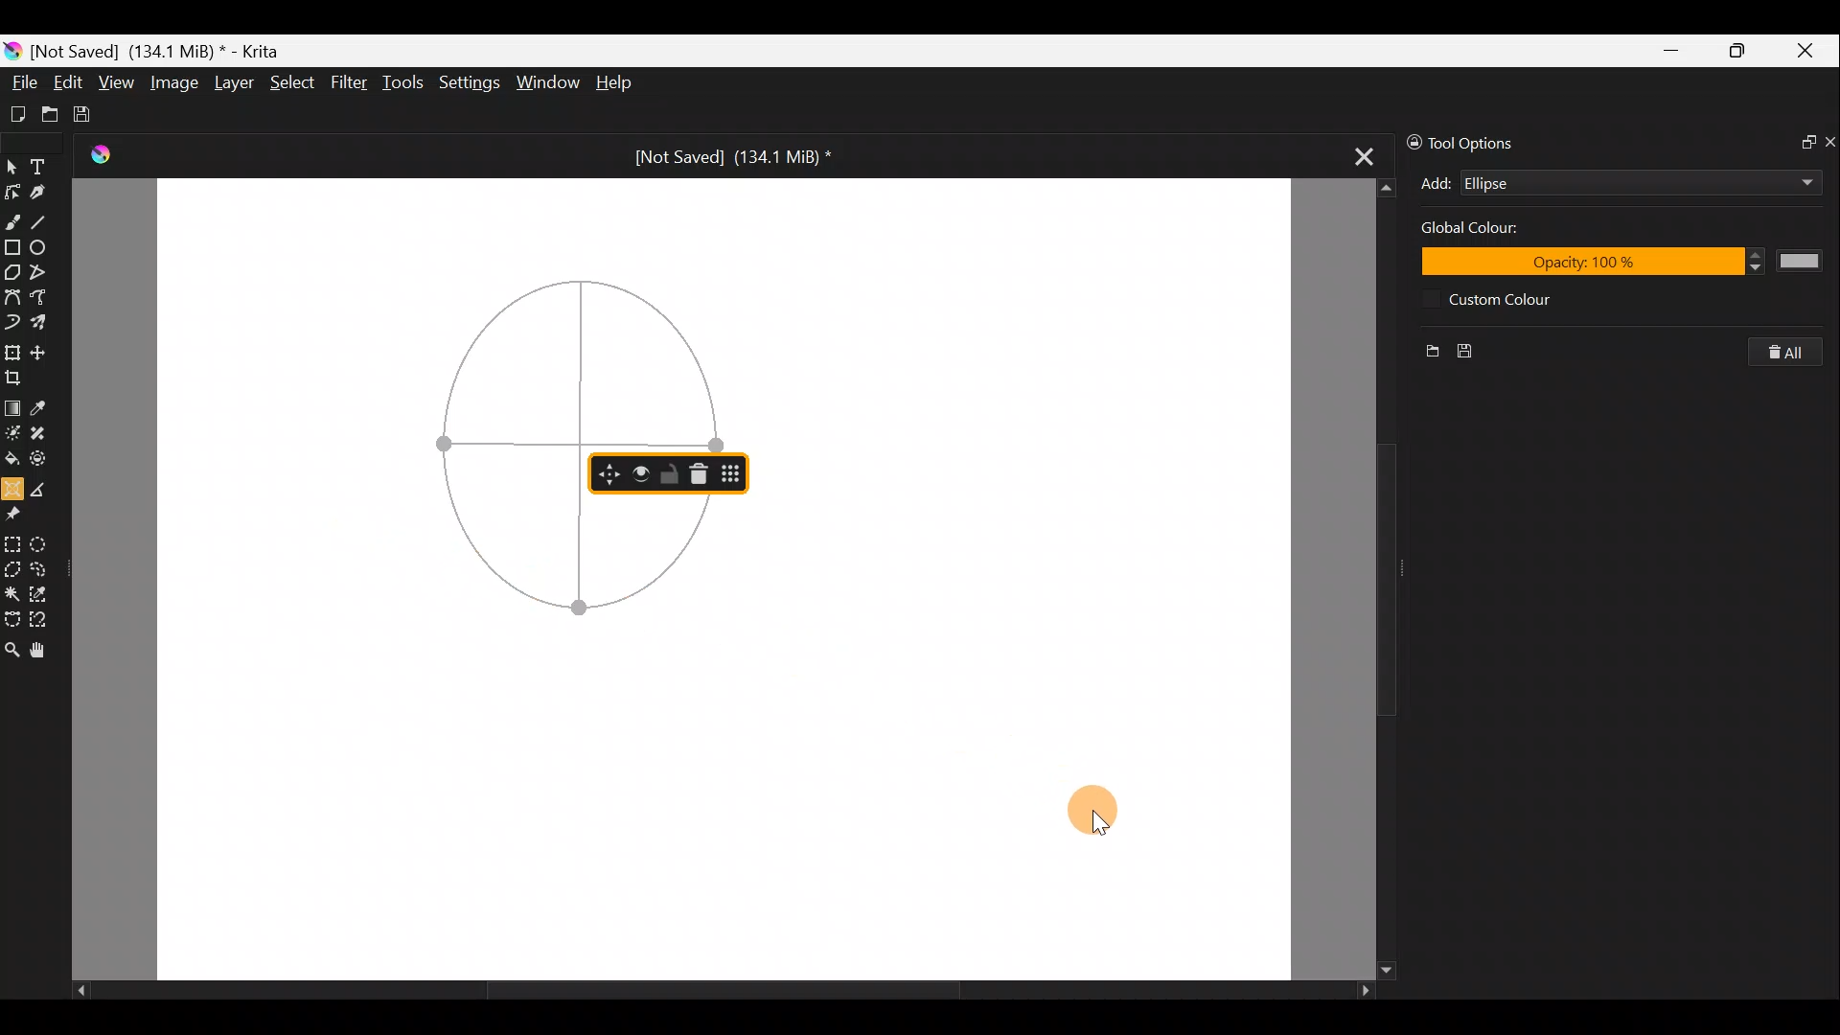 This screenshot has width=1840, height=1035. Describe the element at coordinates (117, 83) in the screenshot. I see `View` at that location.